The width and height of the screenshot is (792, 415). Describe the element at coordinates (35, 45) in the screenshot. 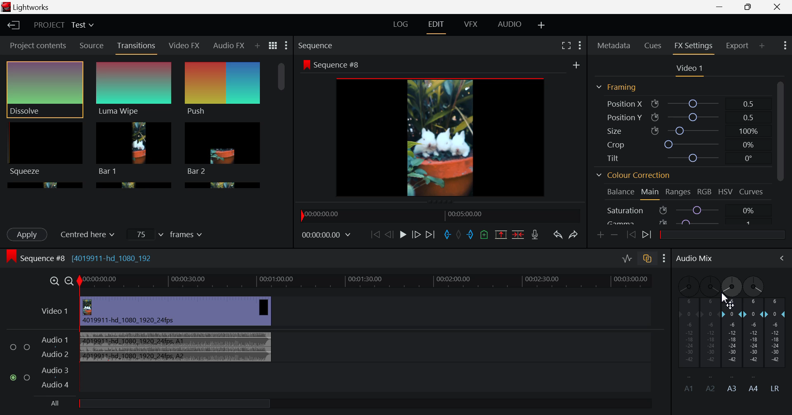

I see `Project contents` at that location.